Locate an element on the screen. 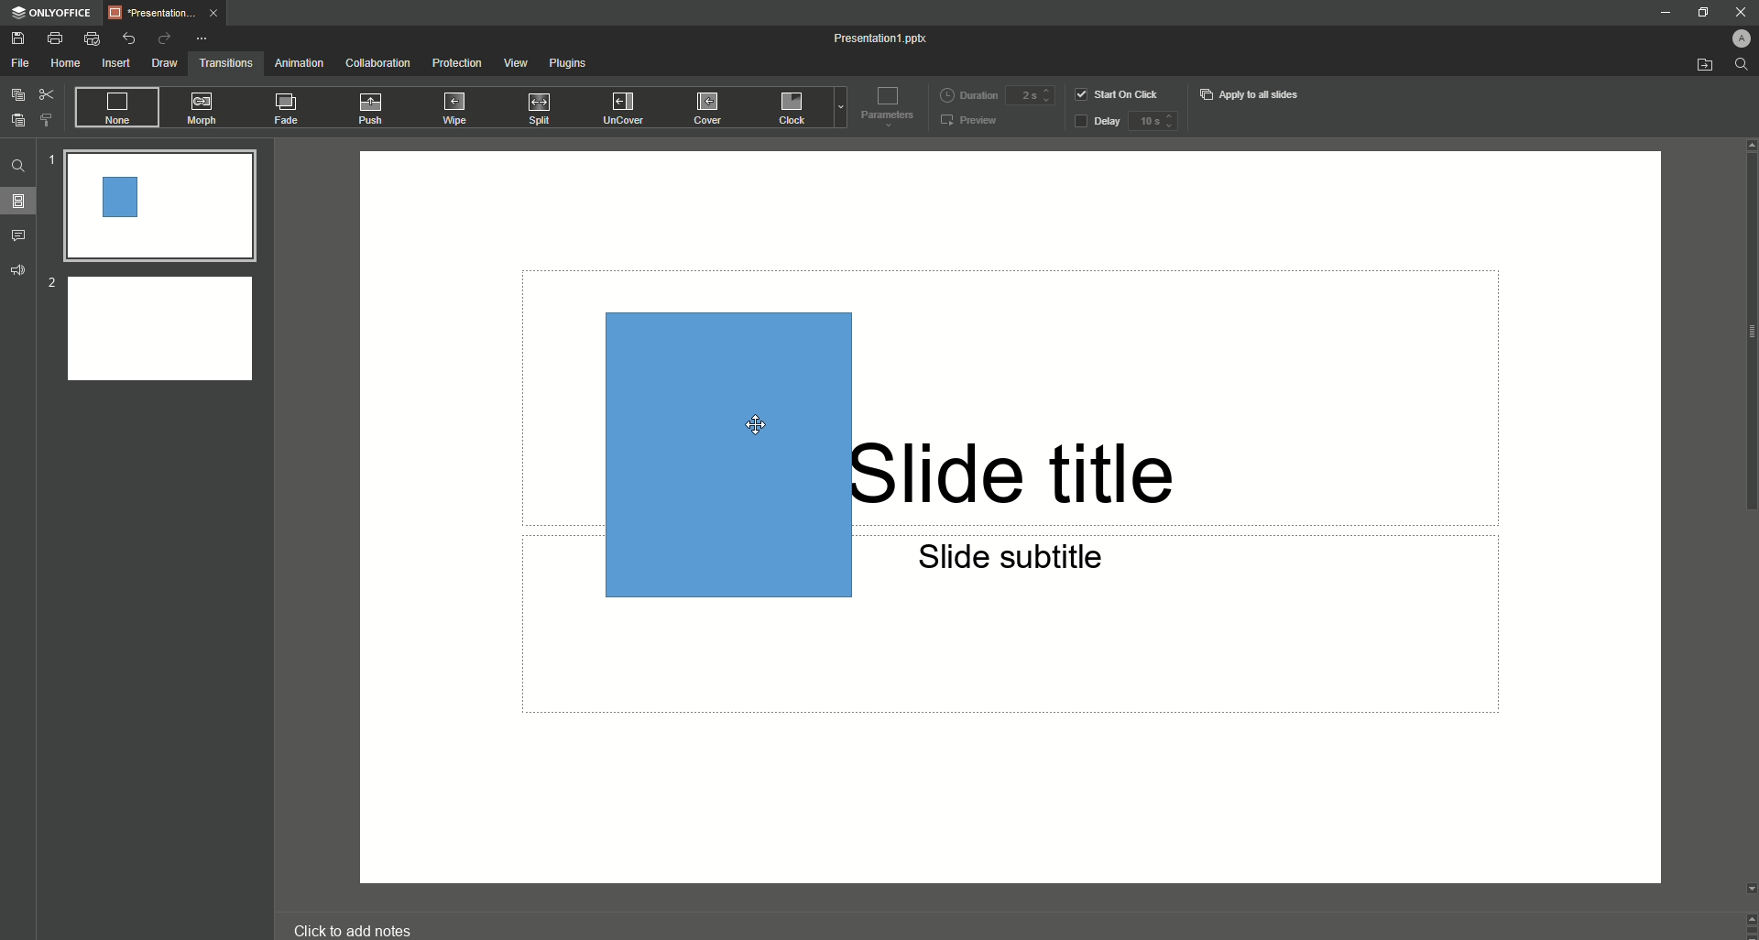 This screenshot has height=940, width=1759. Open from file is located at coordinates (1697, 64).